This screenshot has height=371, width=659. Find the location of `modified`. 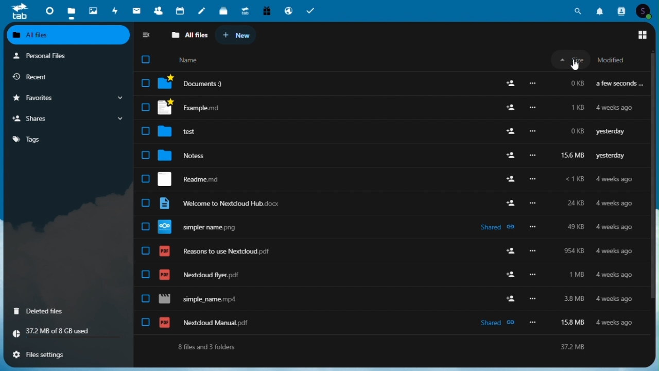

modified is located at coordinates (617, 59).